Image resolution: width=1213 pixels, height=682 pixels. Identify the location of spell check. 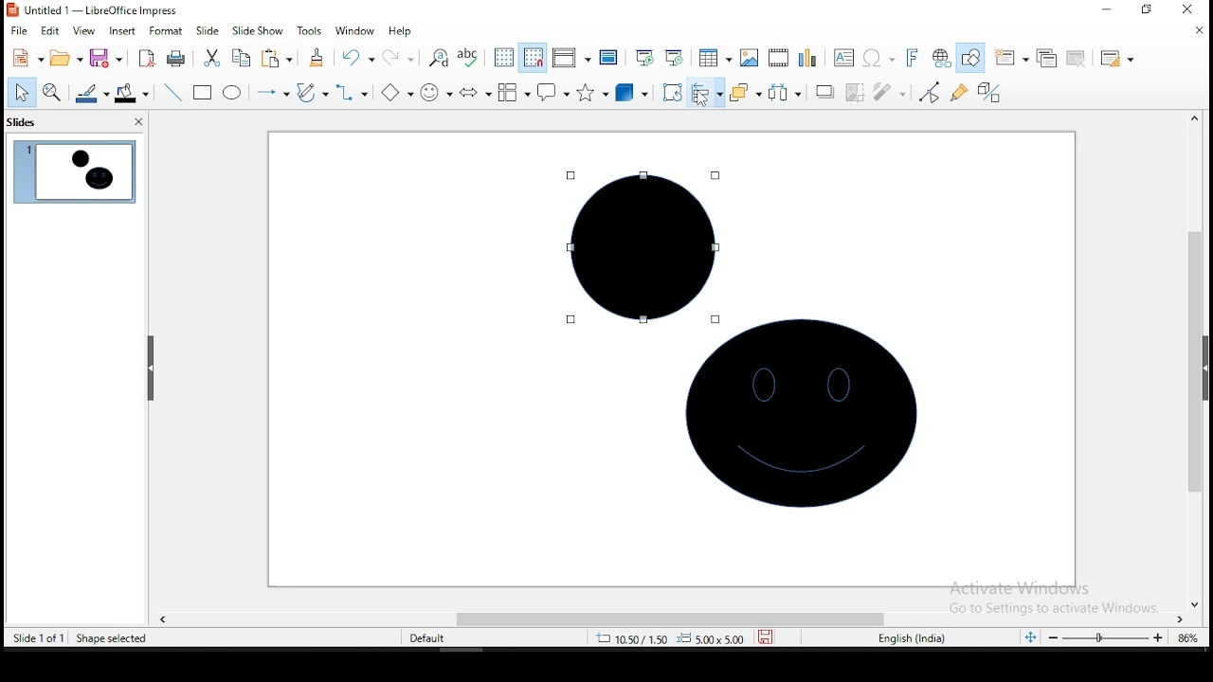
(473, 58).